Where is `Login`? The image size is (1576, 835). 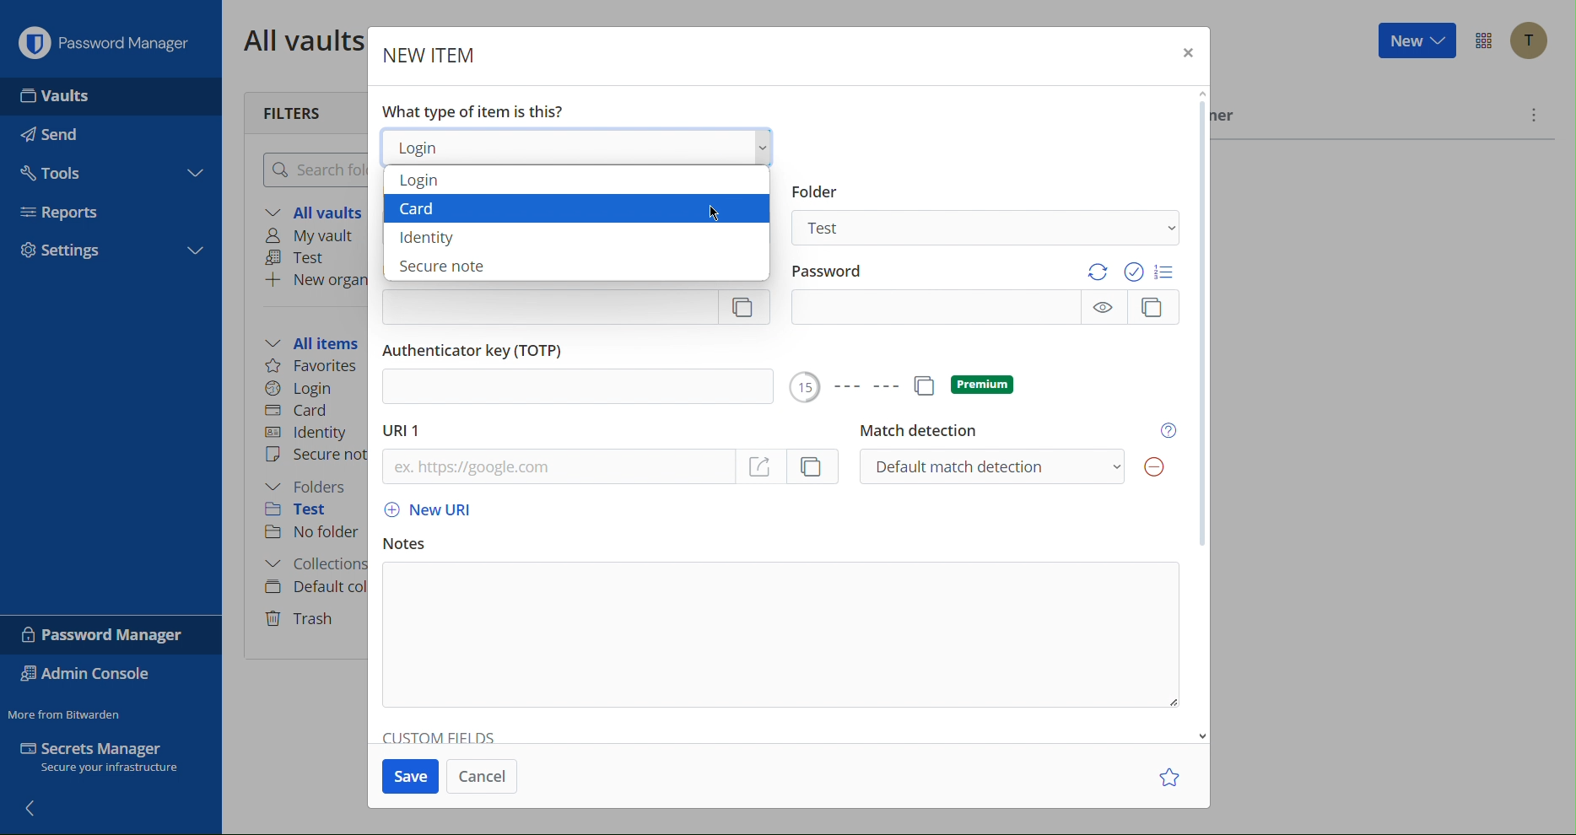
Login is located at coordinates (302, 391).